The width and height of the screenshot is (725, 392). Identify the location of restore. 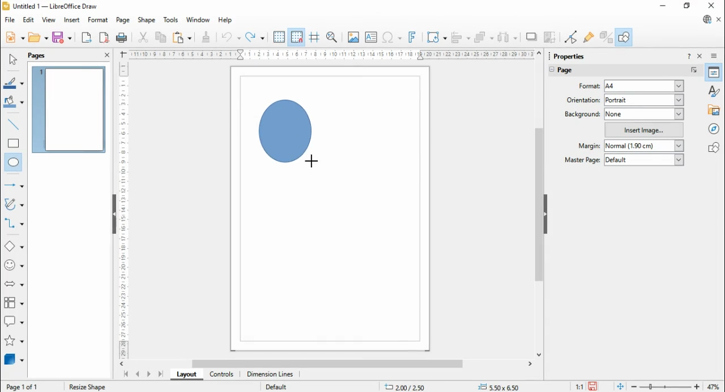
(688, 6).